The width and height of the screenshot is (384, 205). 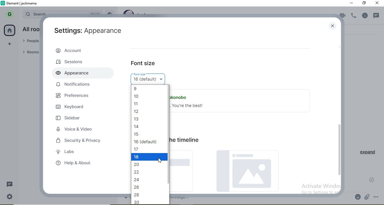 I want to click on G, so click(x=8, y=15).